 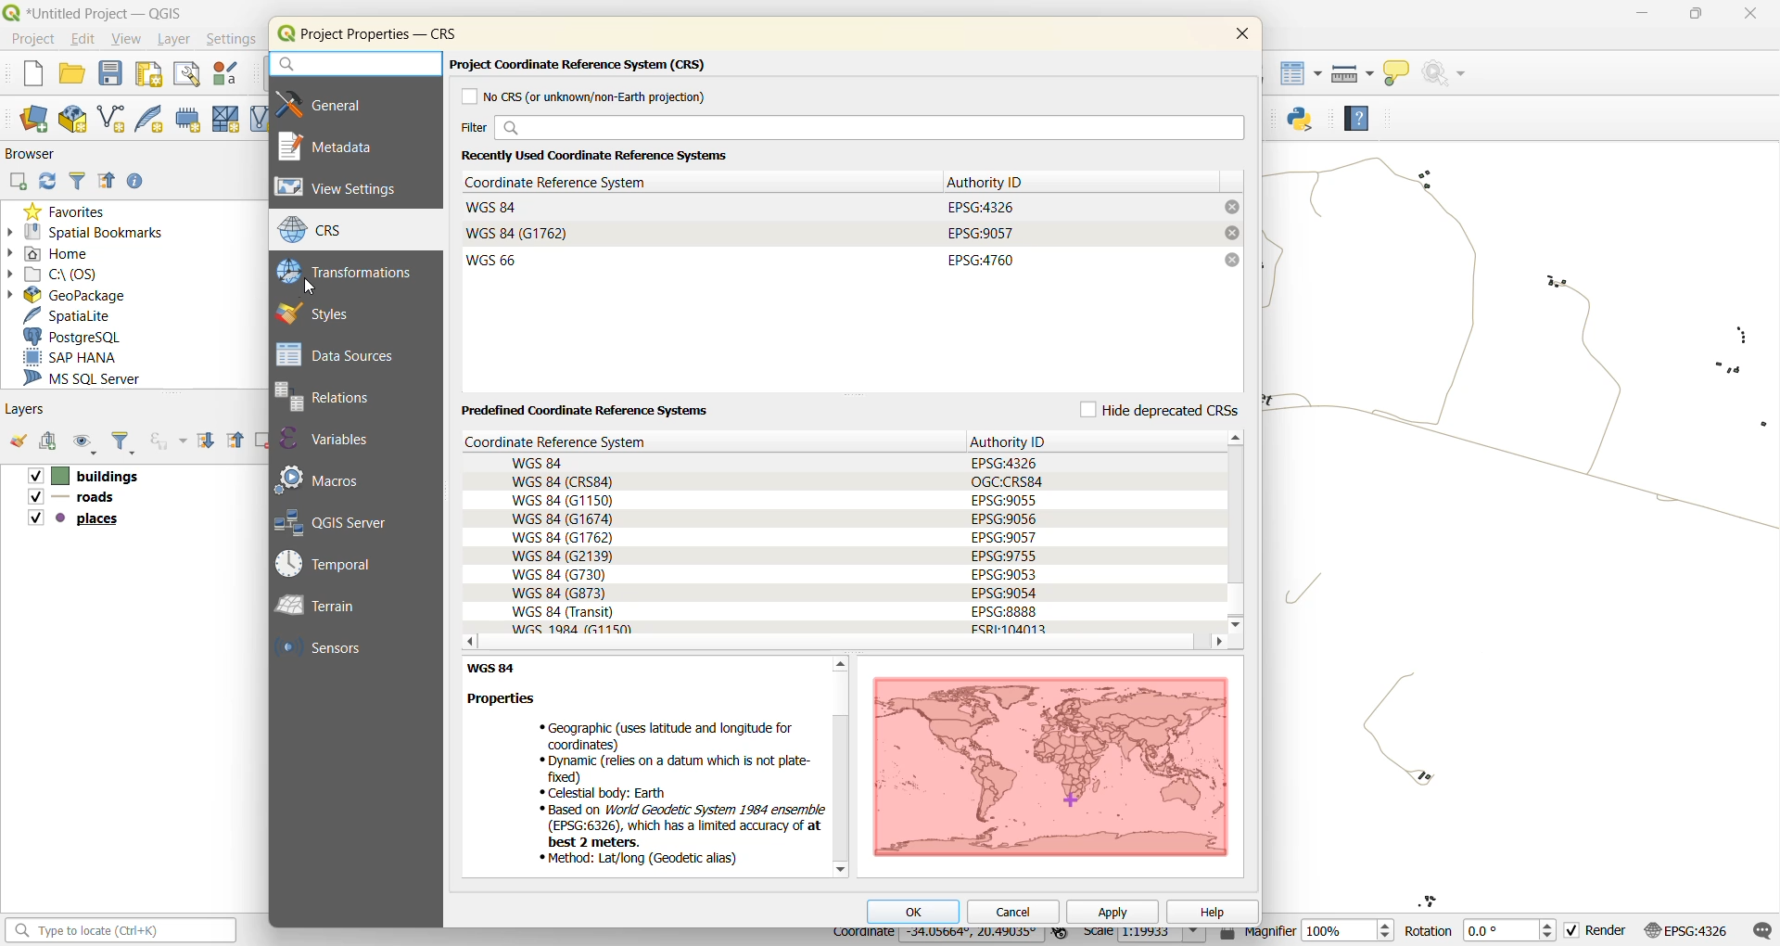 What do you see at coordinates (1351, 73) in the screenshot?
I see `measure line` at bounding box center [1351, 73].